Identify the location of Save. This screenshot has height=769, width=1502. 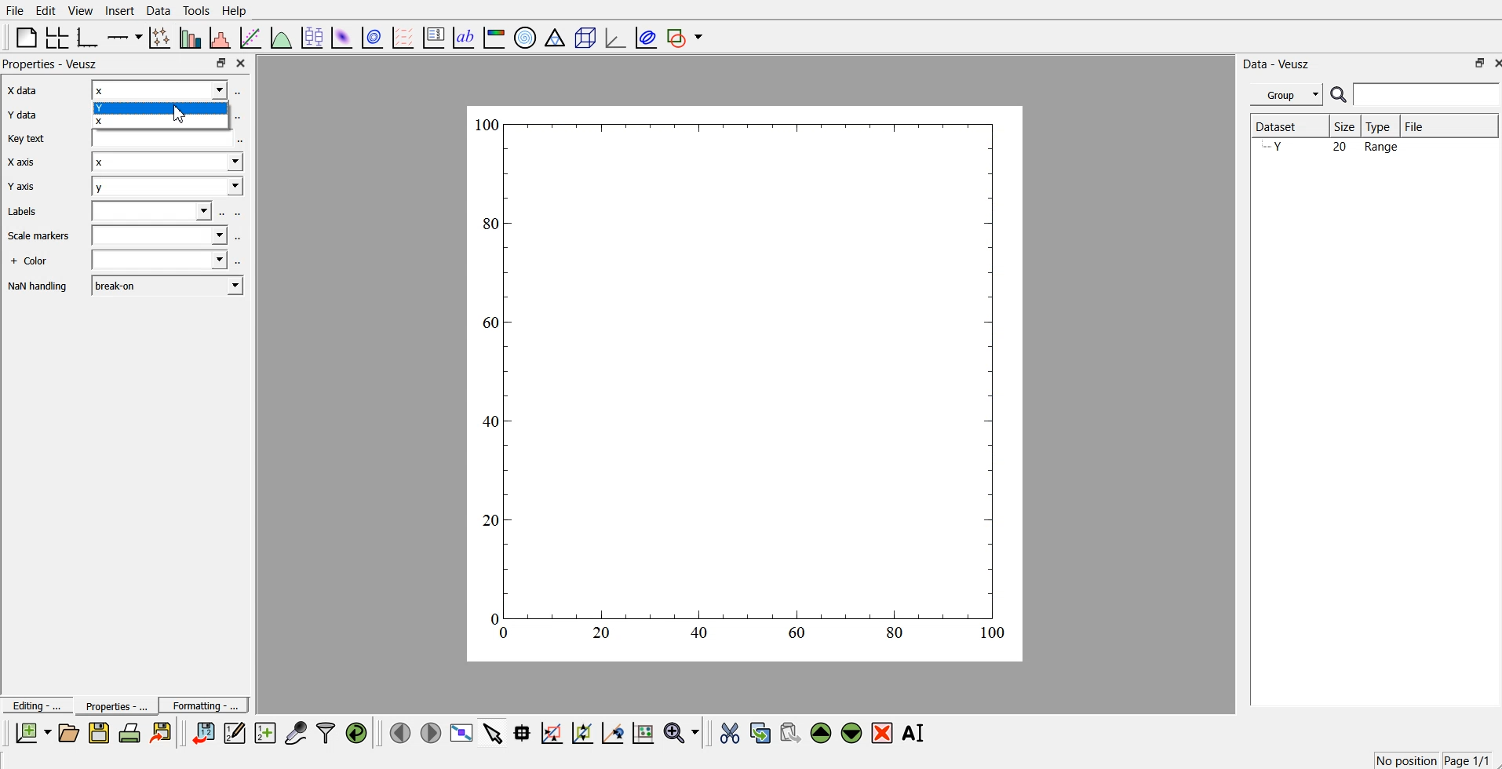
(99, 733).